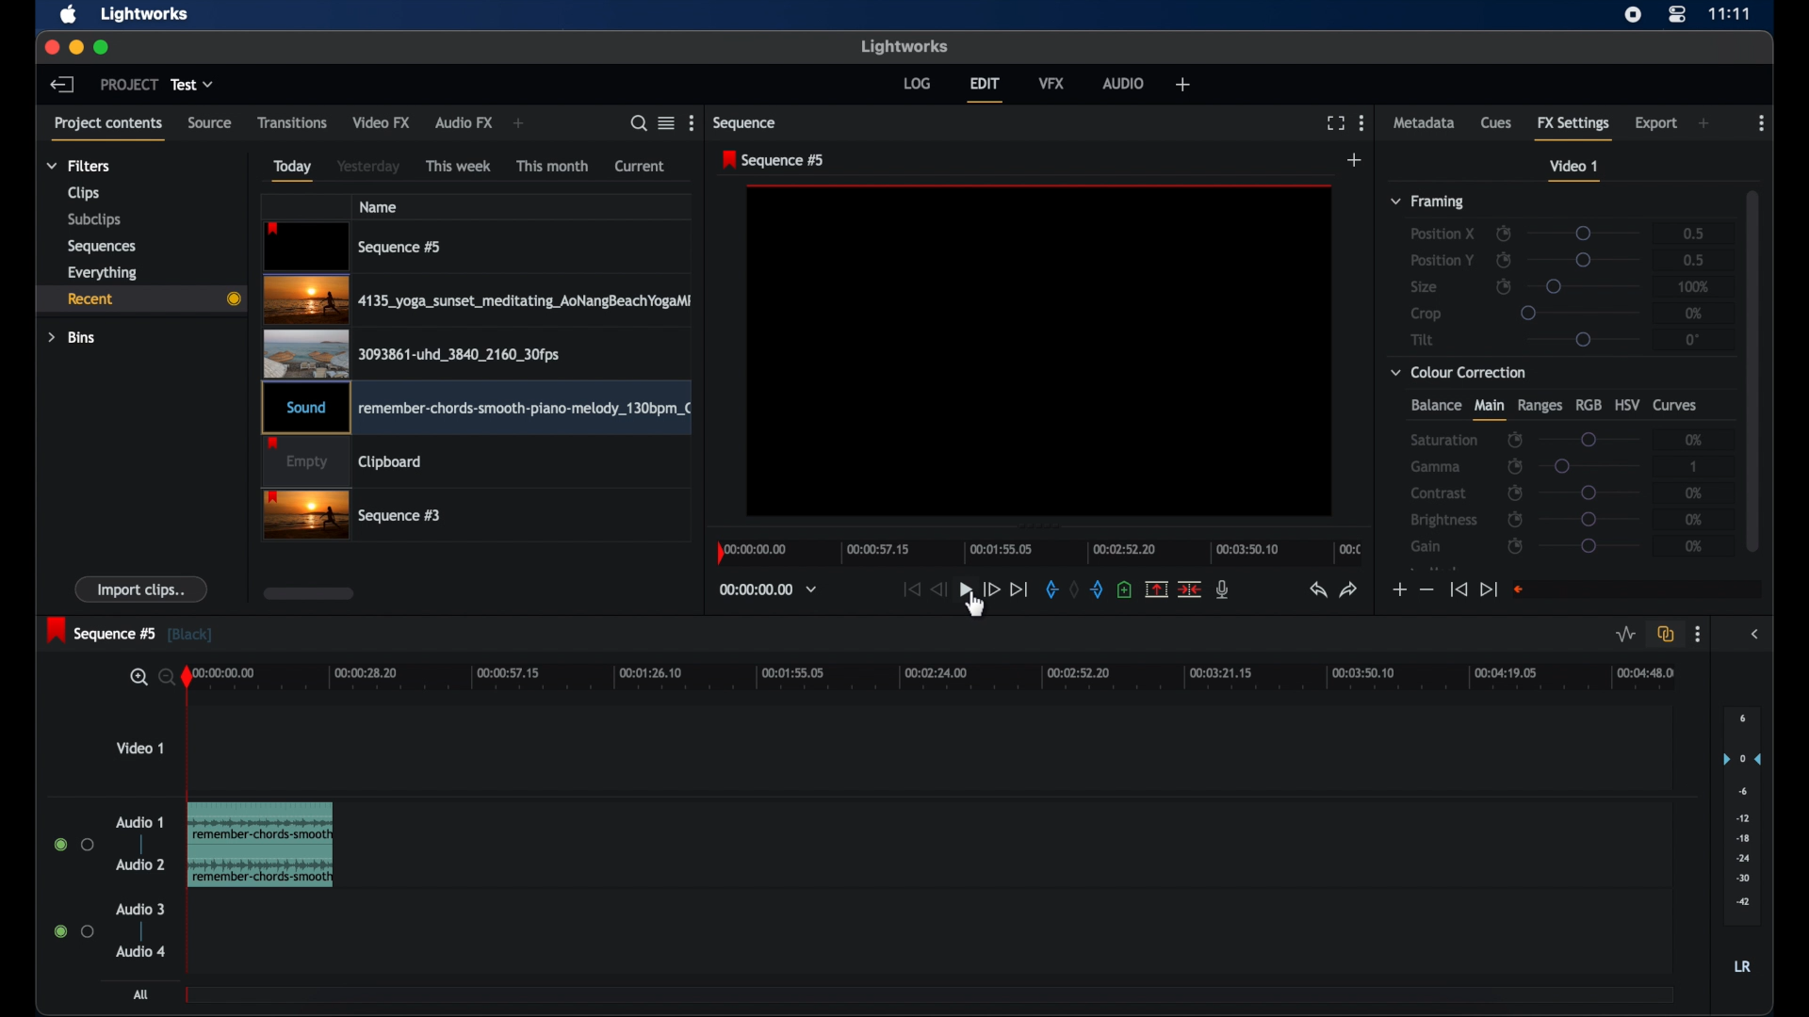  I want to click on 100%, so click(1694, 286).